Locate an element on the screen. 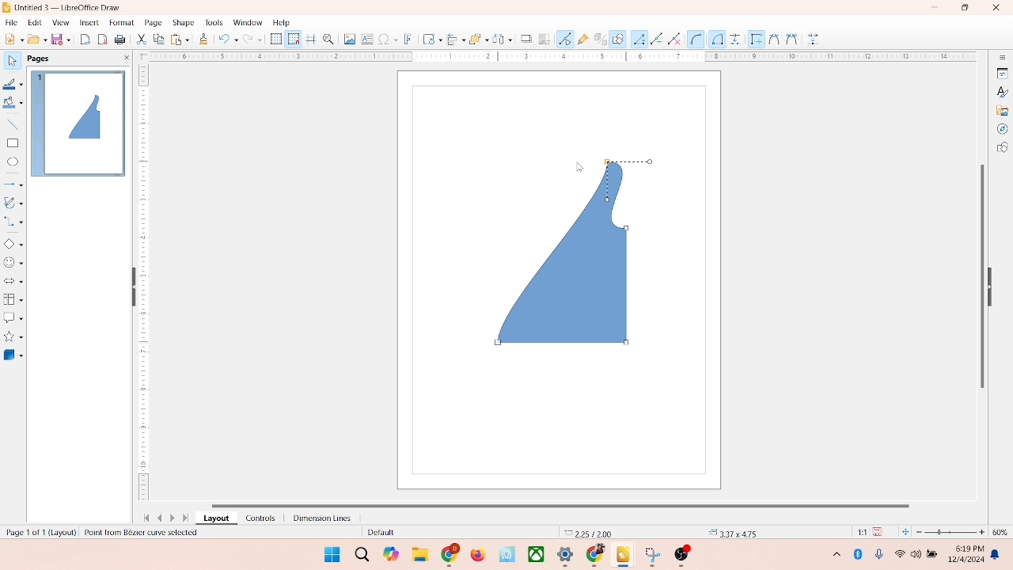 Image resolution: width=1013 pixels, height=570 pixels. close is located at coordinates (123, 58).